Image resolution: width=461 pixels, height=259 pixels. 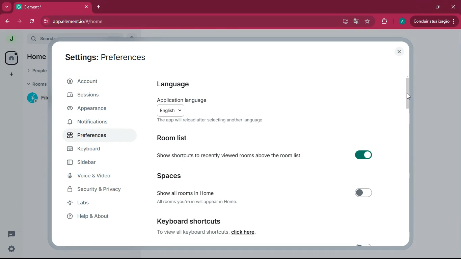 I want to click on language, so click(x=172, y=83).